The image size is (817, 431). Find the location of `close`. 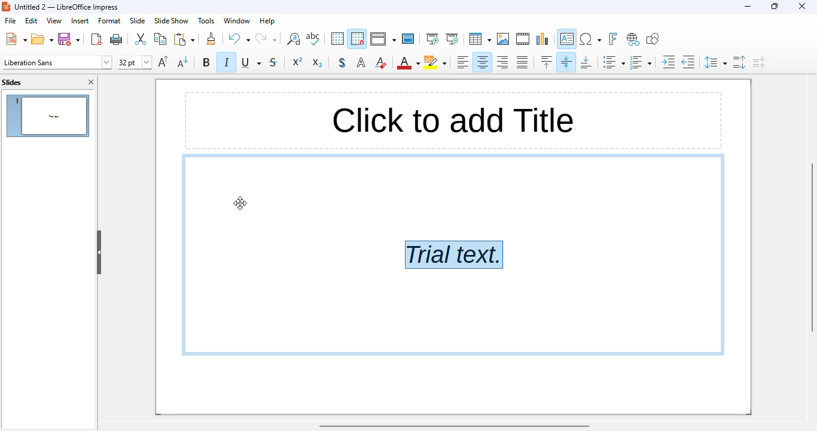

close is located at coordinates (801, 6).